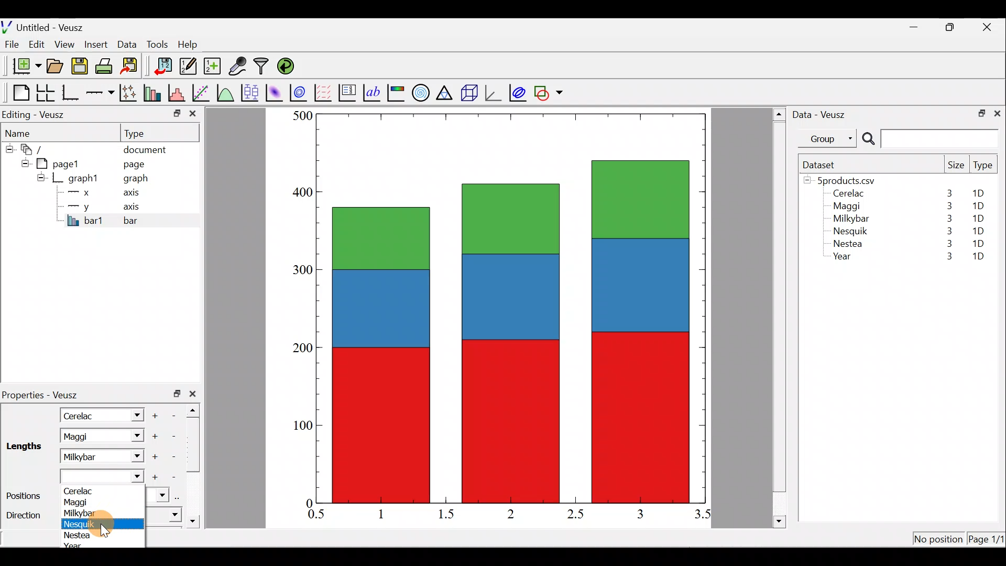 This screenshot has height=566, width=1006. I want to click on bar, so click(148, 220).